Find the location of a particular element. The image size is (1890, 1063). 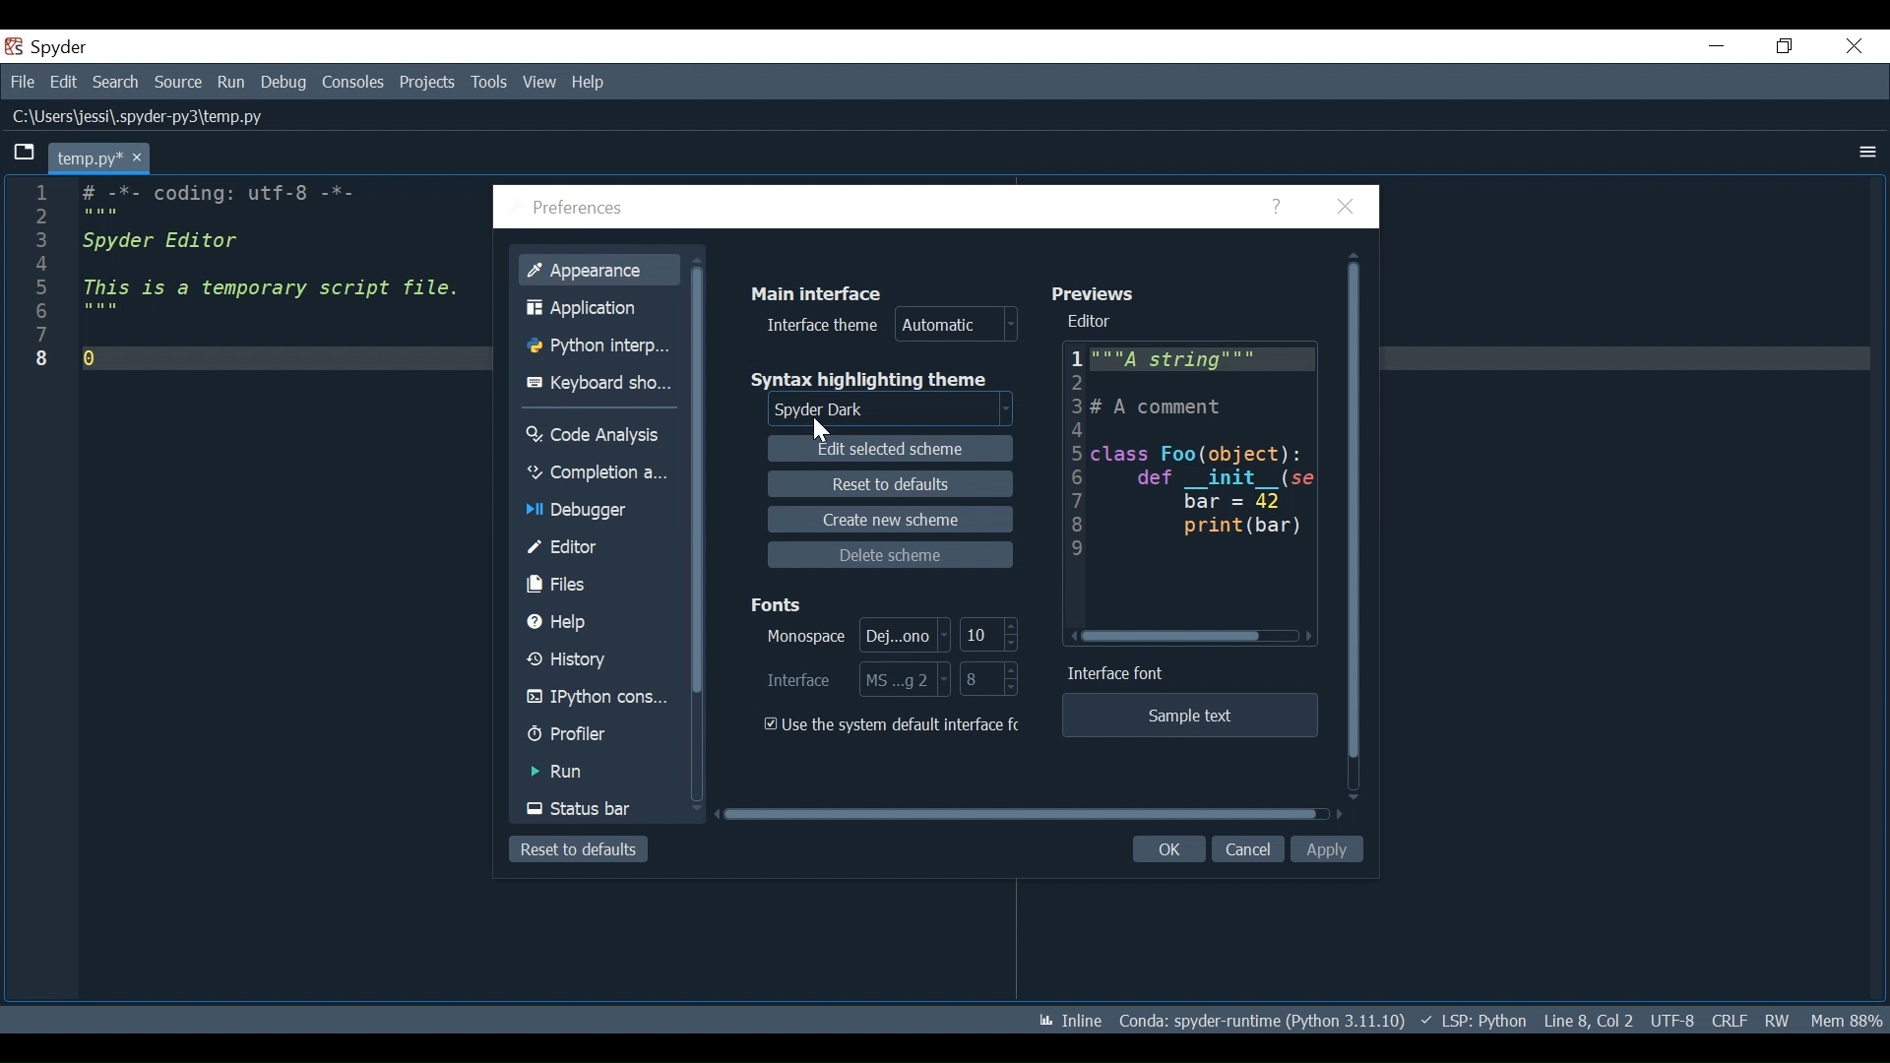

Profiler is located at coordinates (601, 737).